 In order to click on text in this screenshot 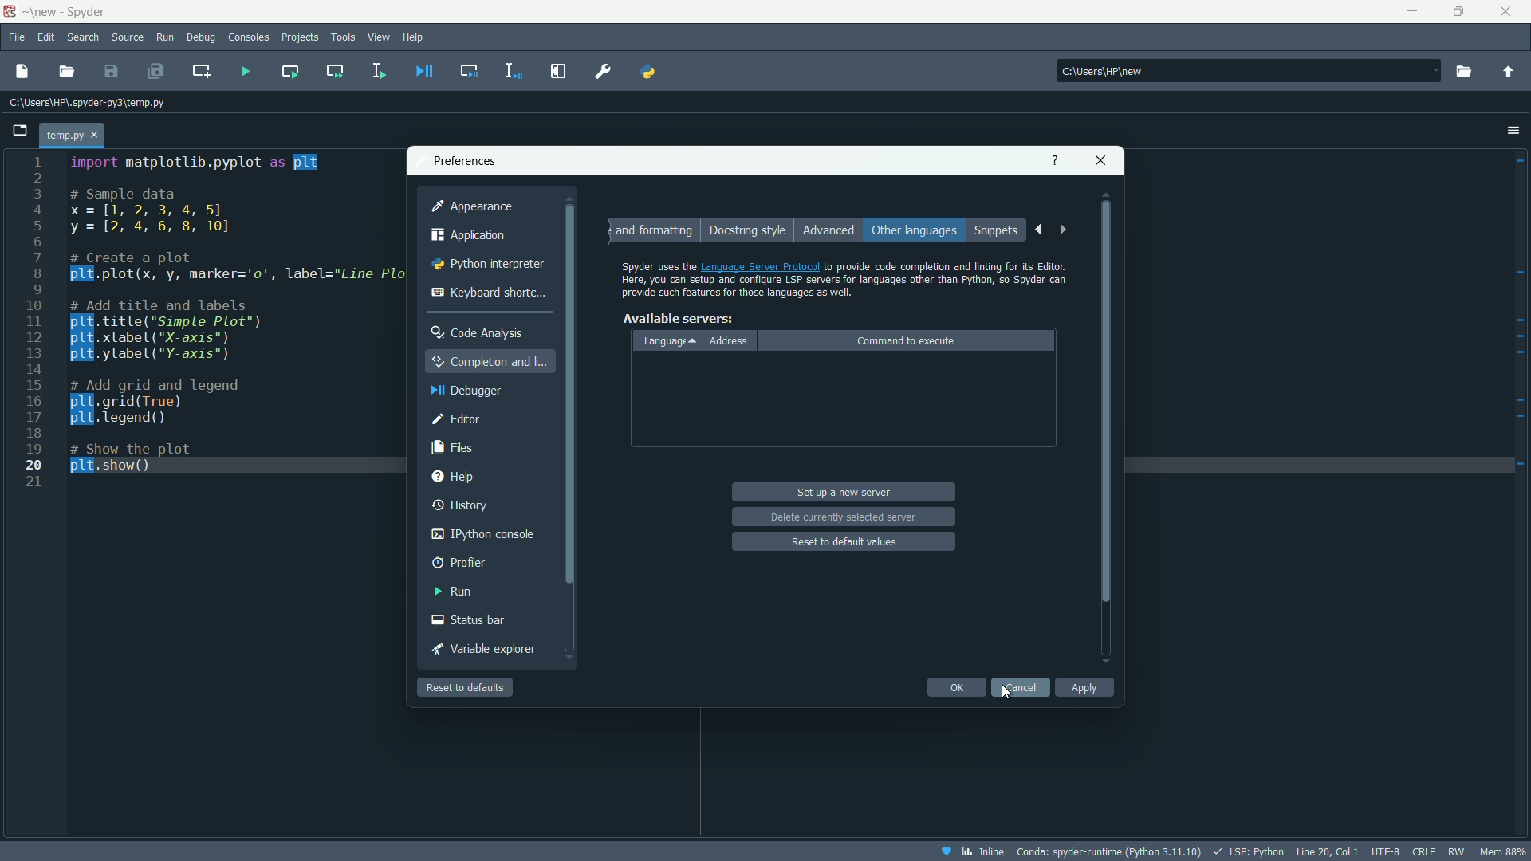, I will do `click(844, 276)`.